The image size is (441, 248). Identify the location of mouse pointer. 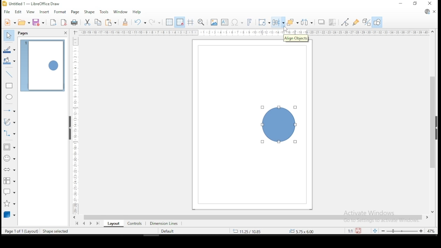
(285, 29).